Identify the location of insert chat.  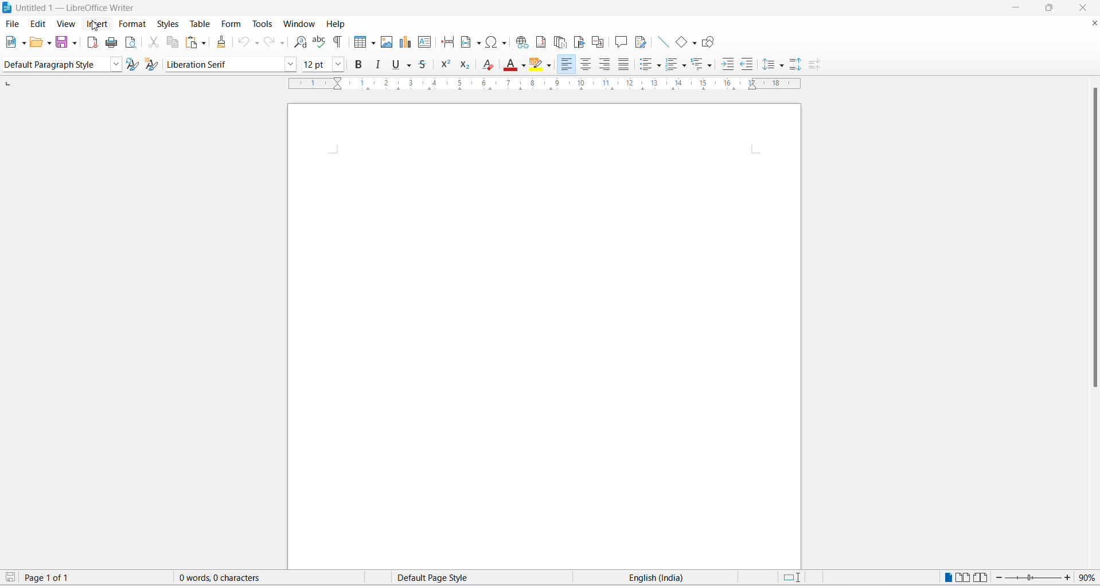
(405, 44).